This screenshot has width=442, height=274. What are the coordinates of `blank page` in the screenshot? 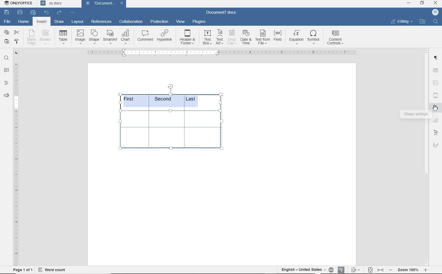 It's located at (32, 38).